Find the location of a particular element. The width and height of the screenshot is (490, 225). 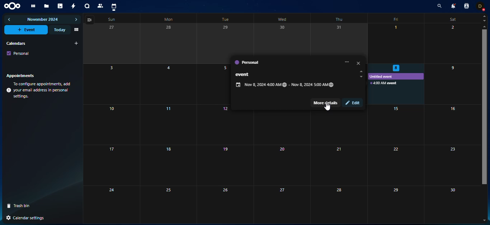

down is located at coordinates (484, 20).